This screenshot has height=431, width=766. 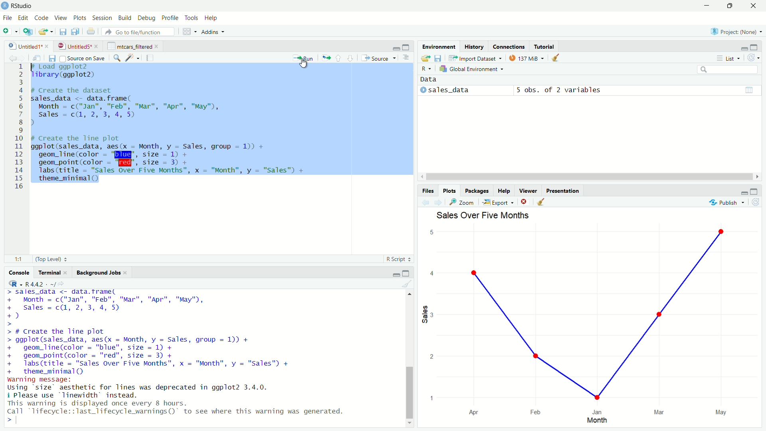 What do you see at coordinates (505, 191) in the screenshot?
I see `help` at bounding box center [505, 191].